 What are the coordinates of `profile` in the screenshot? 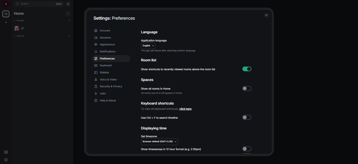 It's located at (6, 4).